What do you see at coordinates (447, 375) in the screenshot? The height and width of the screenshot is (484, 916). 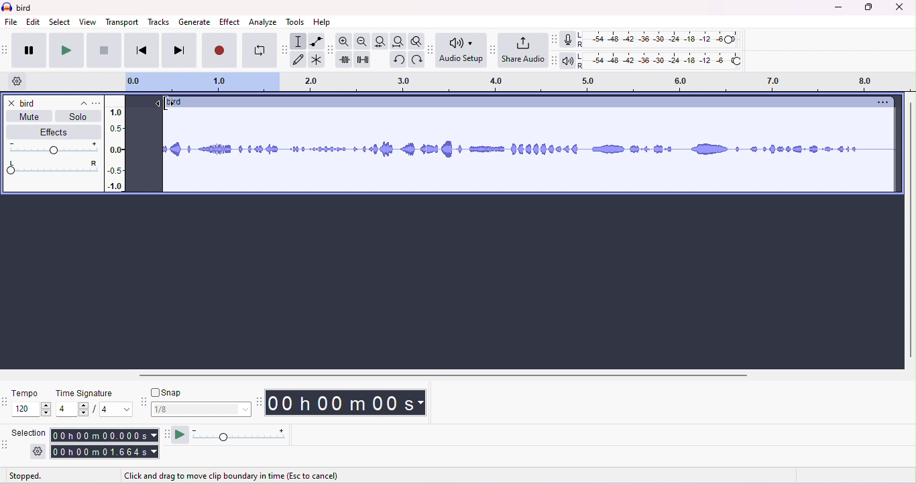 I see `horizontal scroll bar` at bounding box center [447, 375].